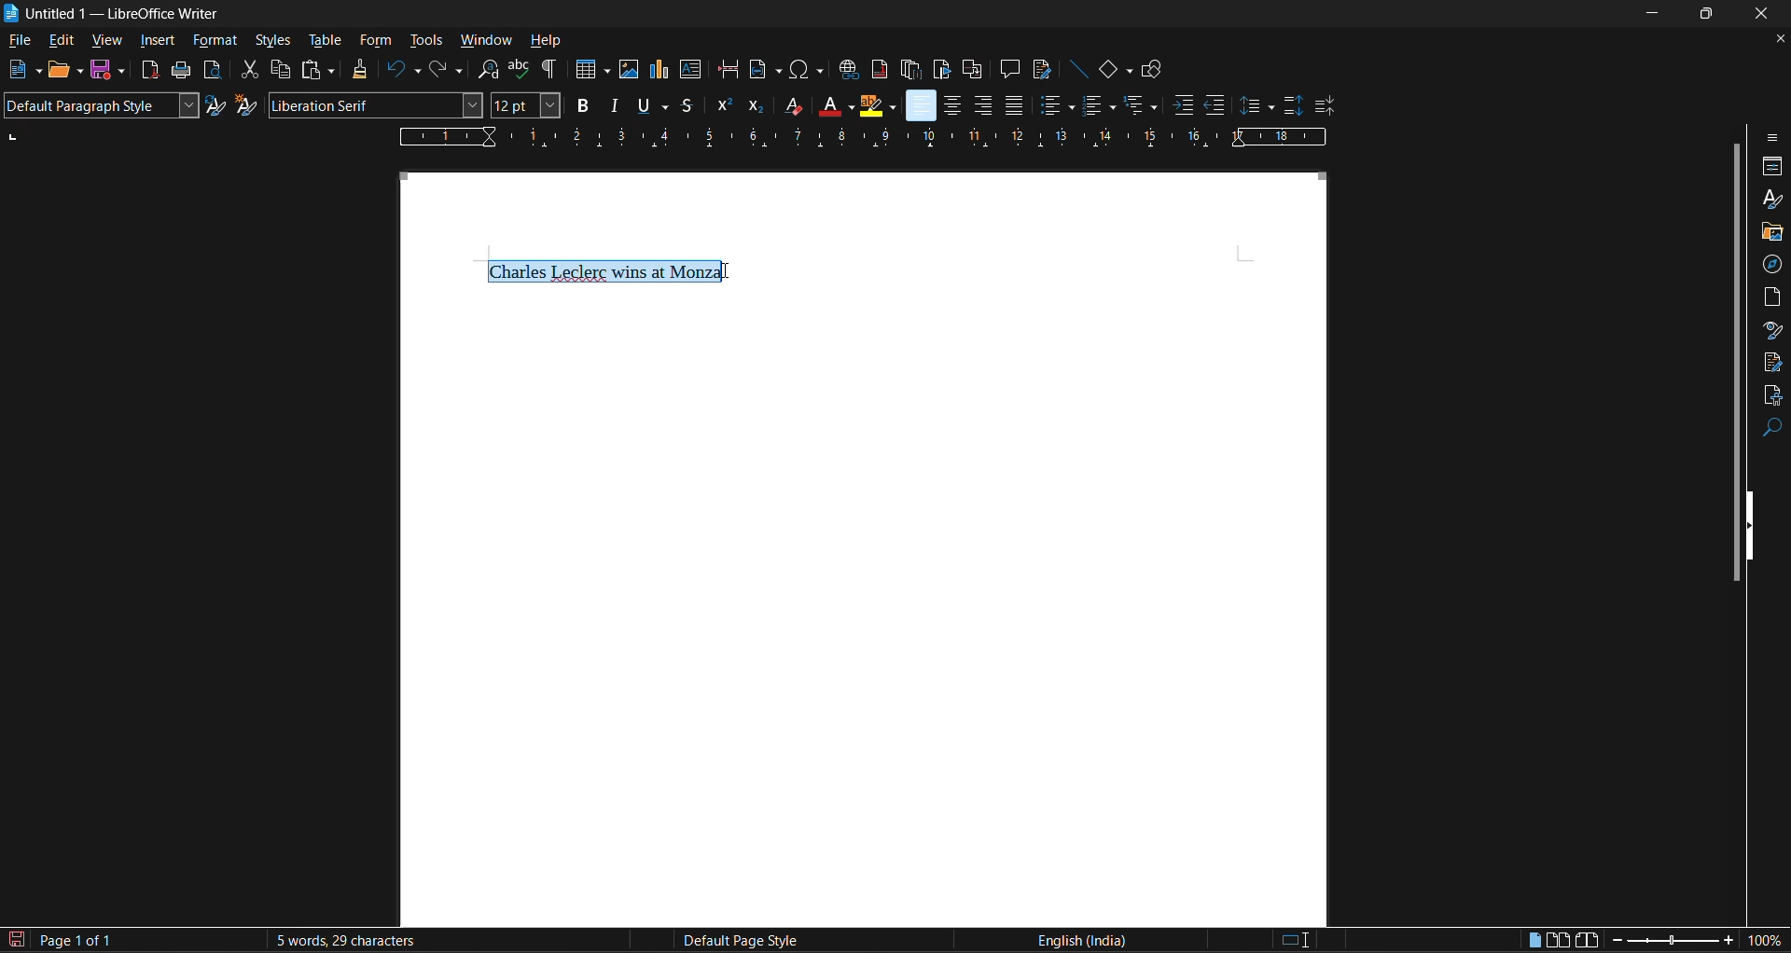 This screenshot has width=1791, height=953. I want to click on font name, so click(371, 104).